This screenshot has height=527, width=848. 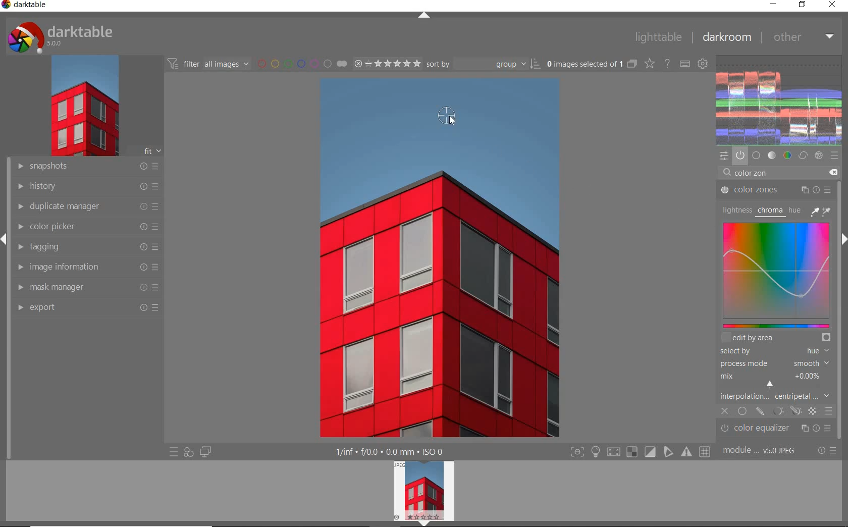 What do you see at coordinates (832, 5) in the screenshot?
I see `close` at bounding box center [832, 5].